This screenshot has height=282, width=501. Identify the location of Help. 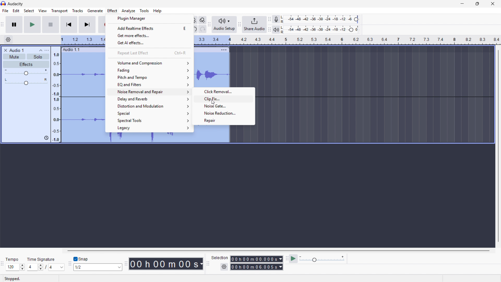
(158, 11).